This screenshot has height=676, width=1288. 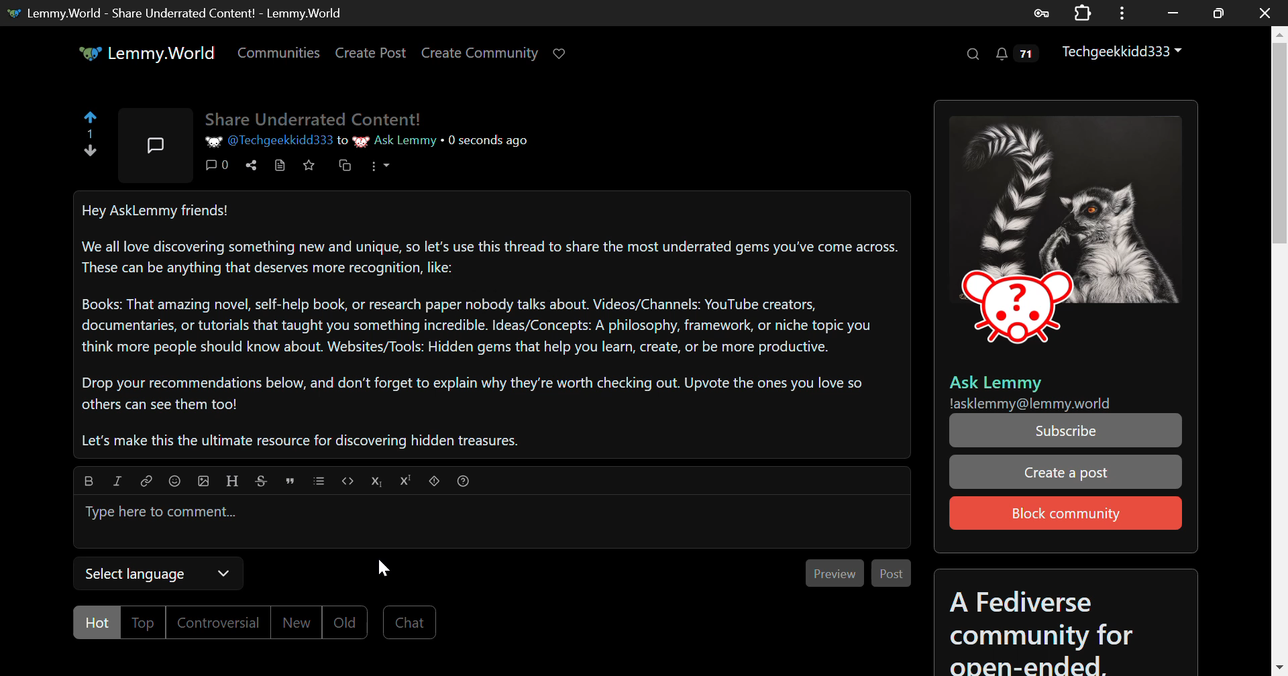 I want to click on Subscribe, so click(x=1065, y=431).